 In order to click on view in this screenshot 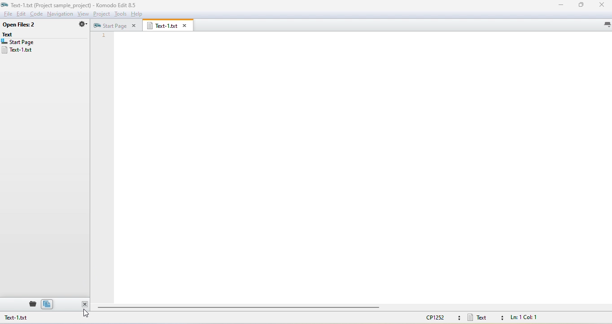, I will do `click(83, 14)`.